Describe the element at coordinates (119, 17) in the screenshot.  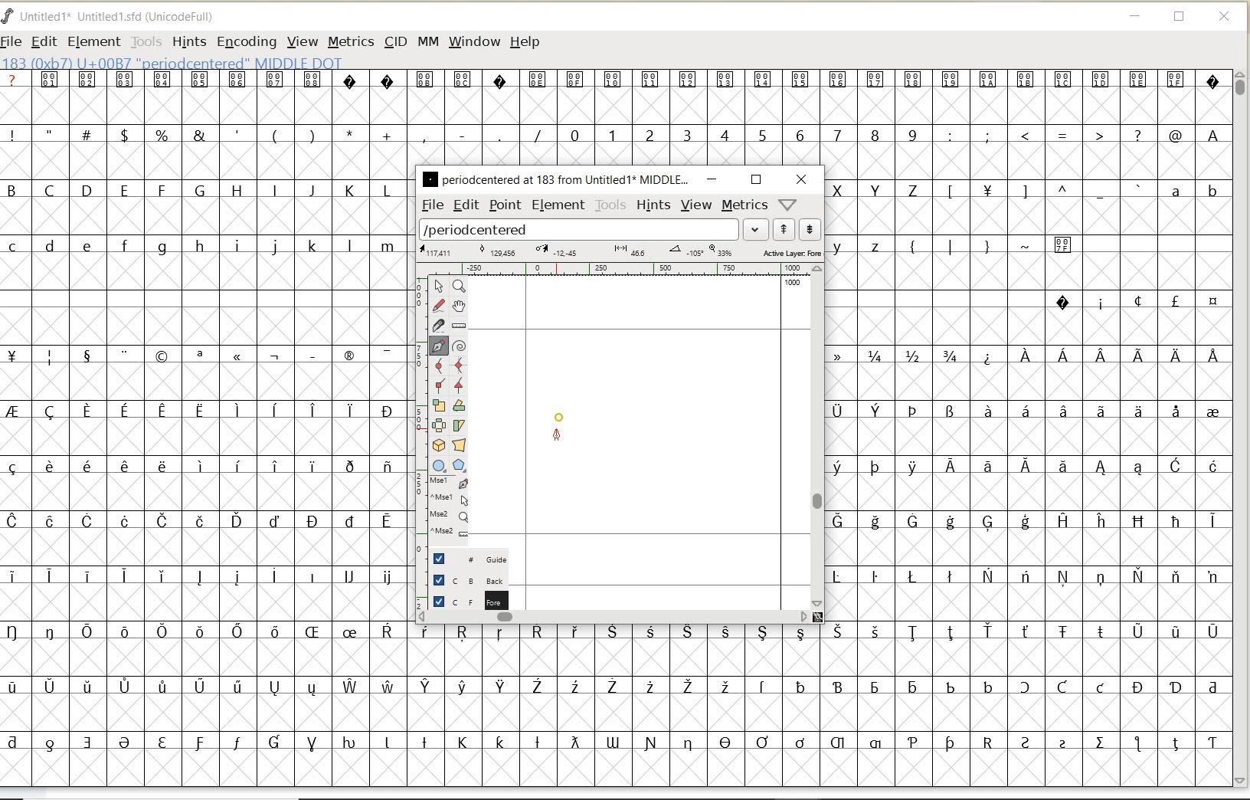
I see `FONT NAME` at that location.